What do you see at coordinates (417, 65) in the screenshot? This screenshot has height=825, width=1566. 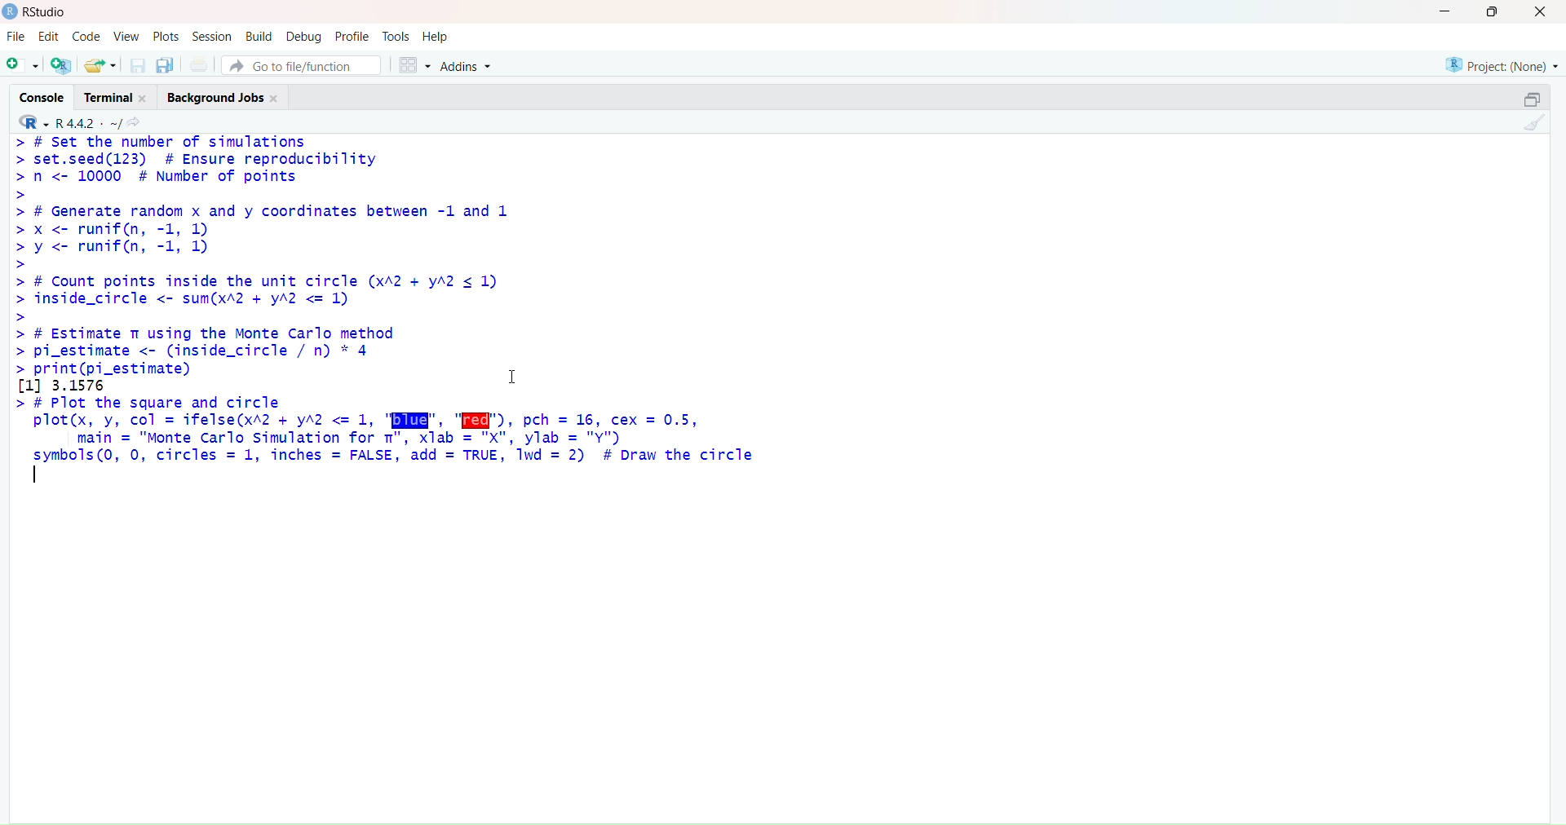 I see `Workspace panes` at bounding box center [417, 65].